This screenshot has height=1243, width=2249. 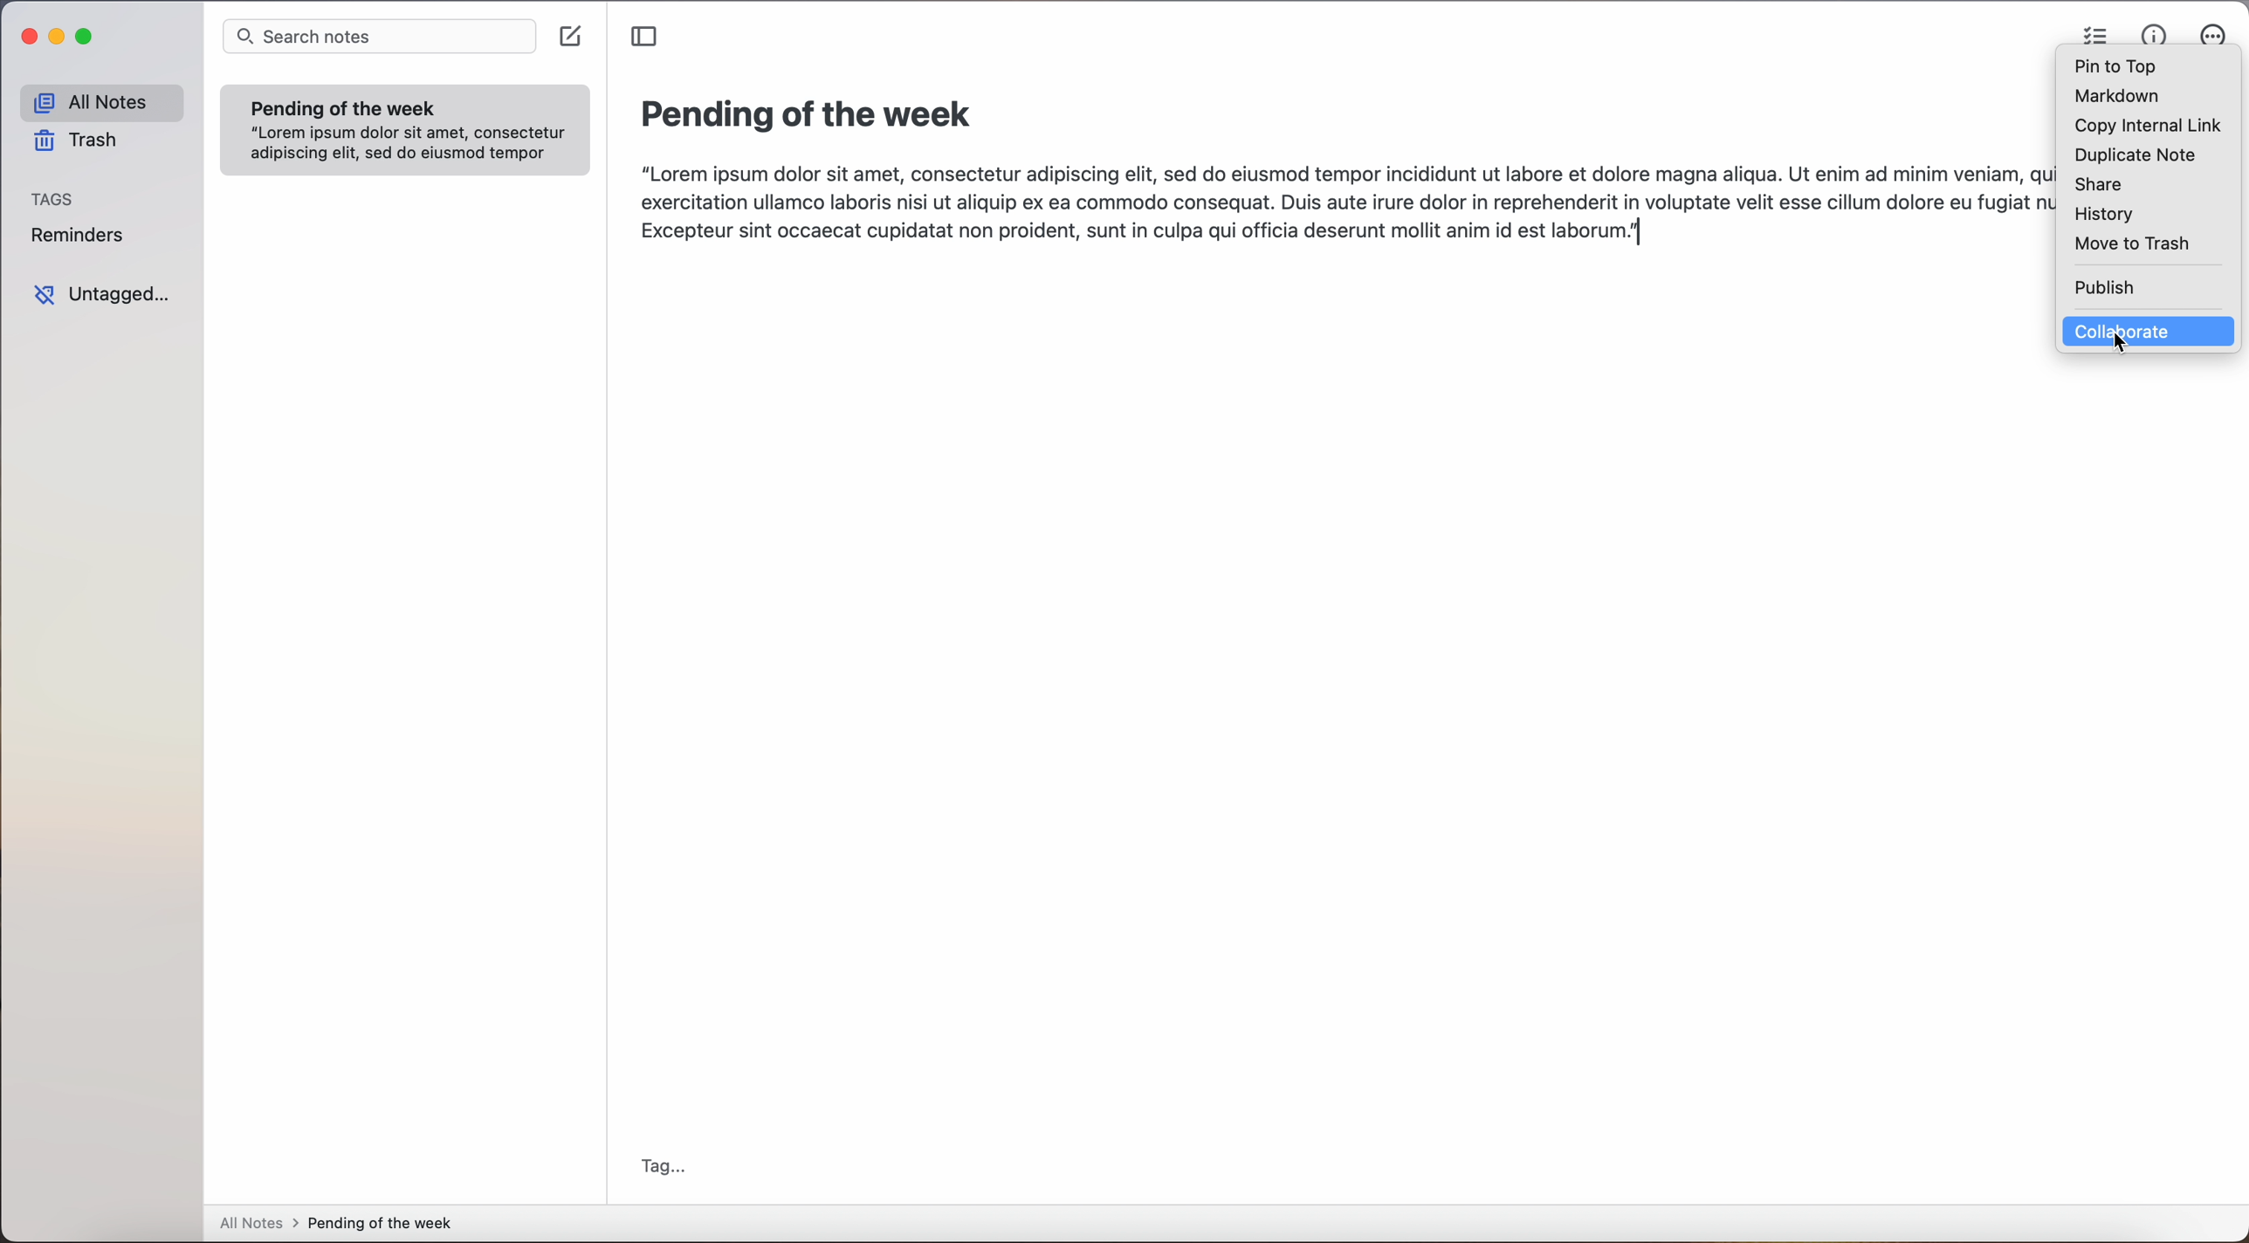 I want to click on markdown, so click(x=2116, y=97).